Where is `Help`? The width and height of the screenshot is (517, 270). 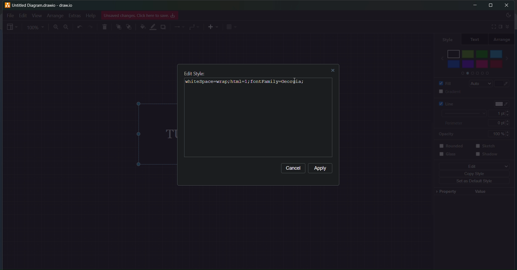
Help is located at coordinates (90, 16).